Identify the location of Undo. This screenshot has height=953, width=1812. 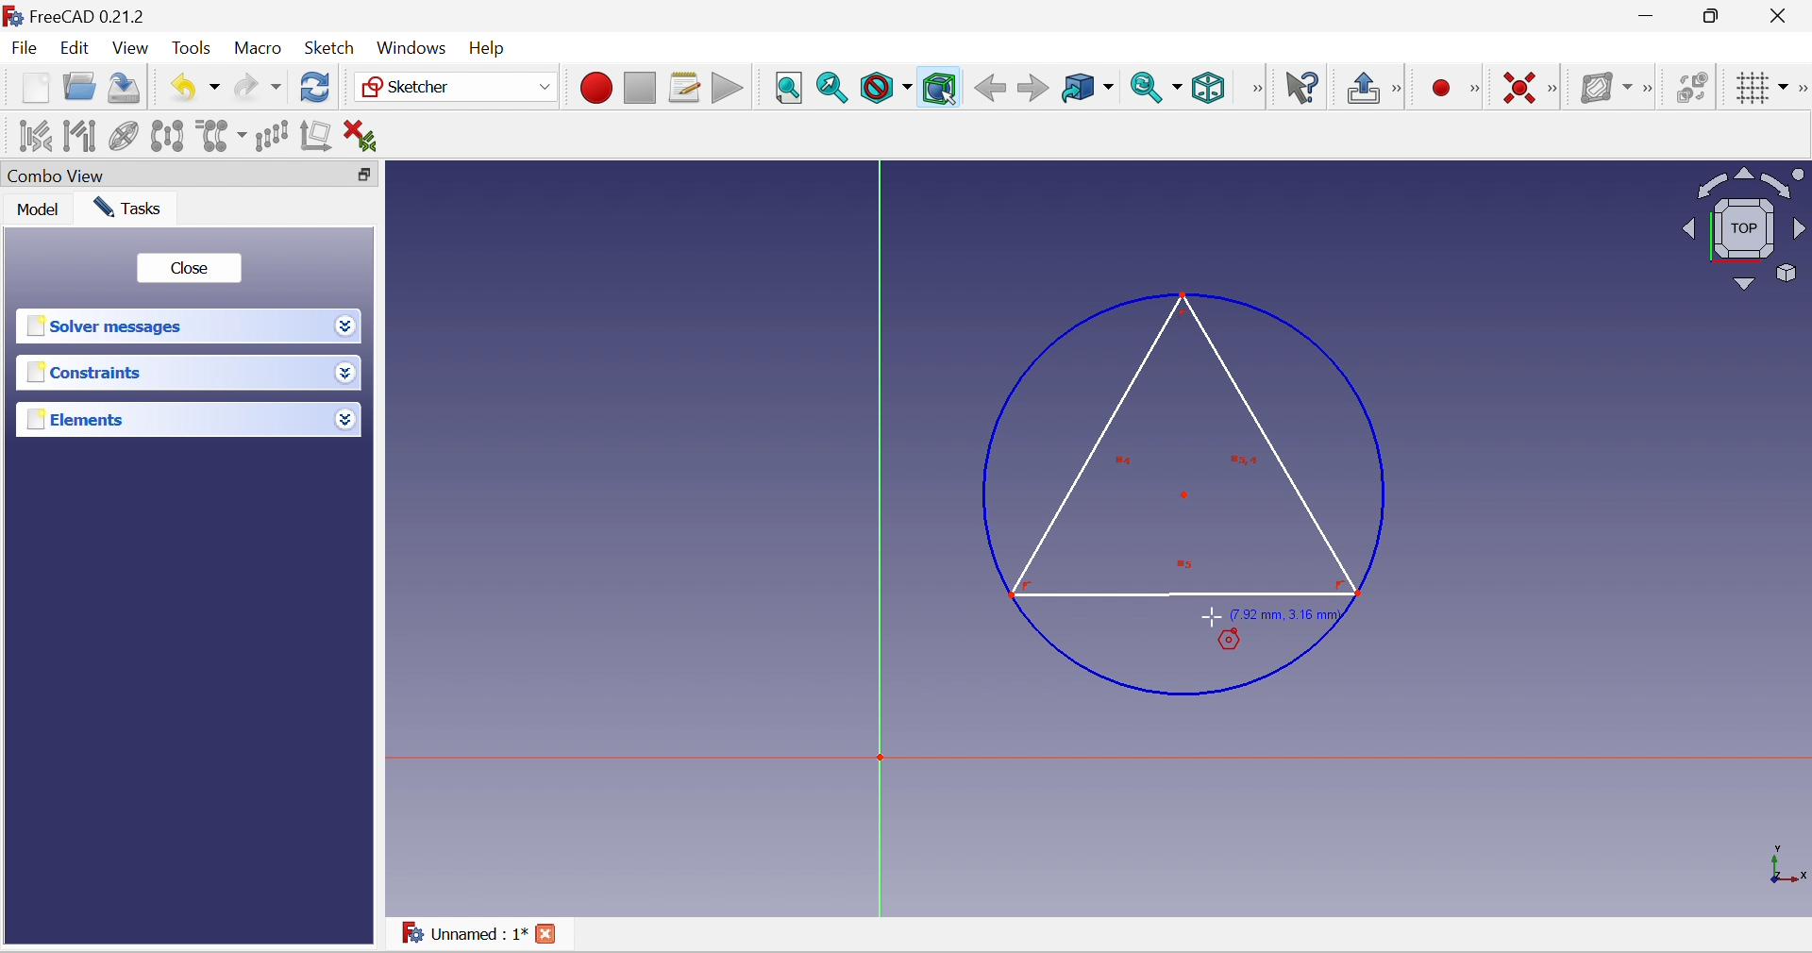
(193, 89).